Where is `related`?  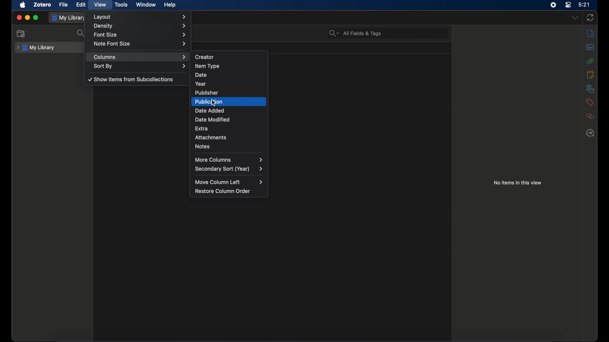 related is located at coordinates (590, 116).